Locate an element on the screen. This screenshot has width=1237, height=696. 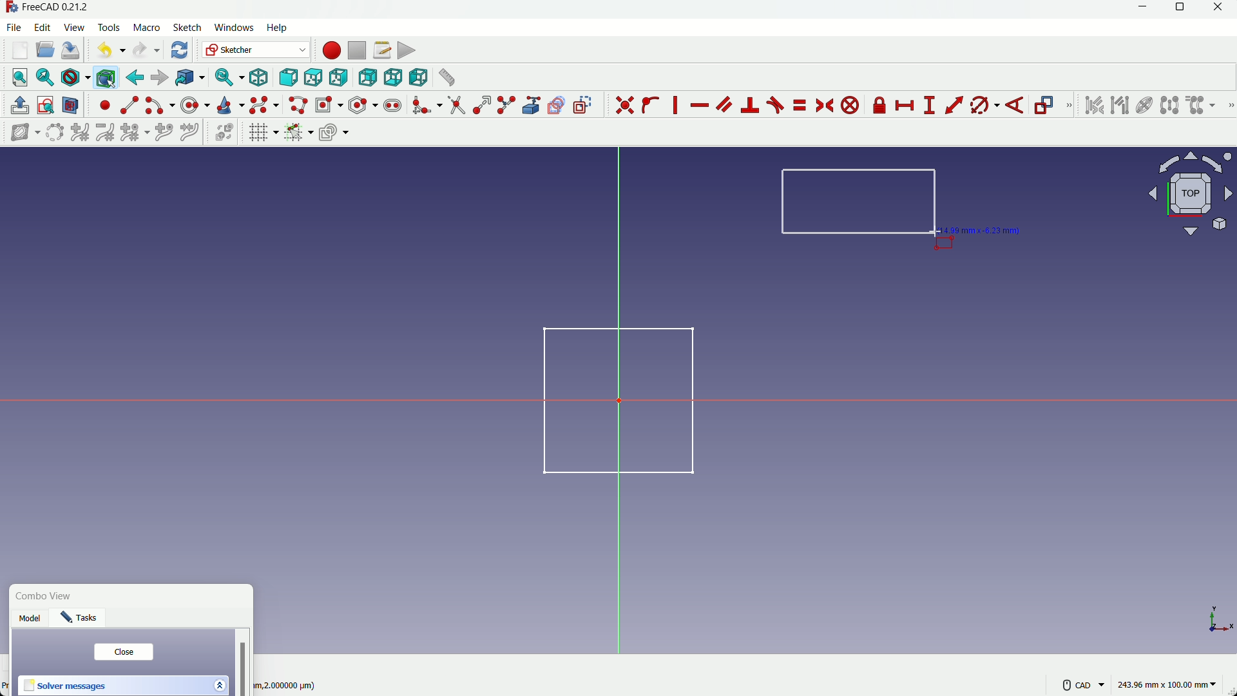
view menu is located at coordinates (76, 28).